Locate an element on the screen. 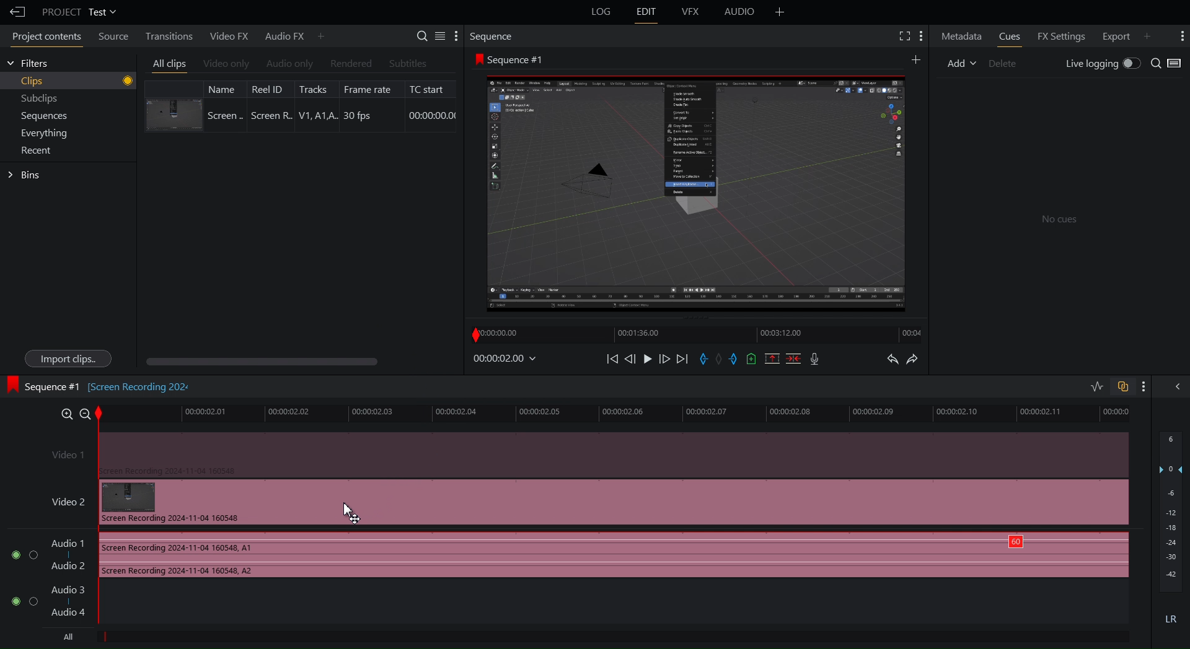  More is located at coordinates (780, 12).